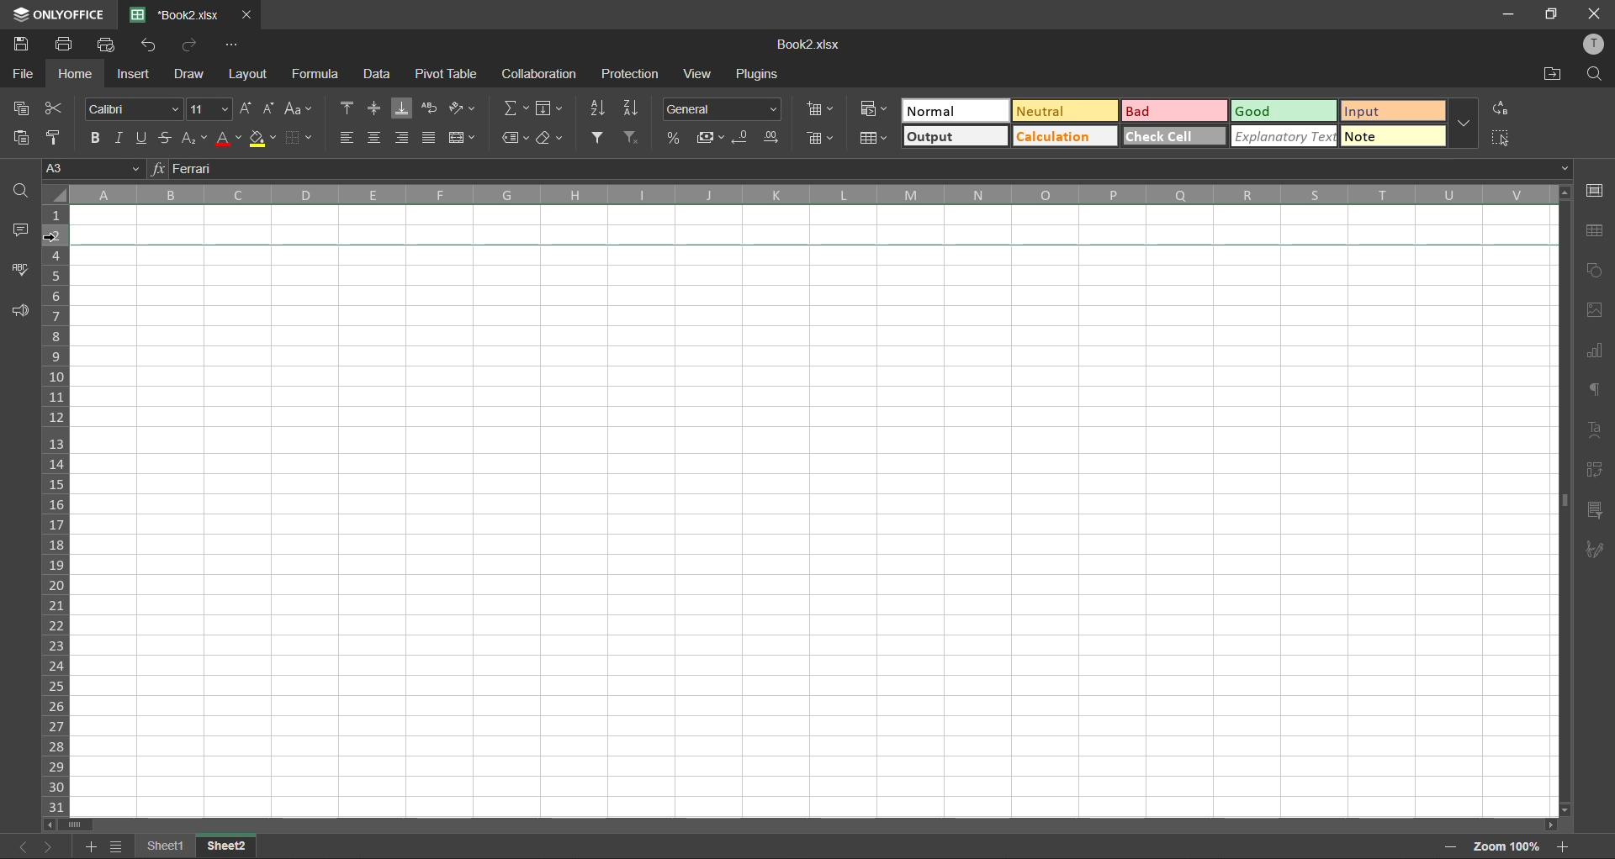  What do you see at coordinates (187, 72) in the screenshot?
I see `draw` at bounding box center [187, 72].